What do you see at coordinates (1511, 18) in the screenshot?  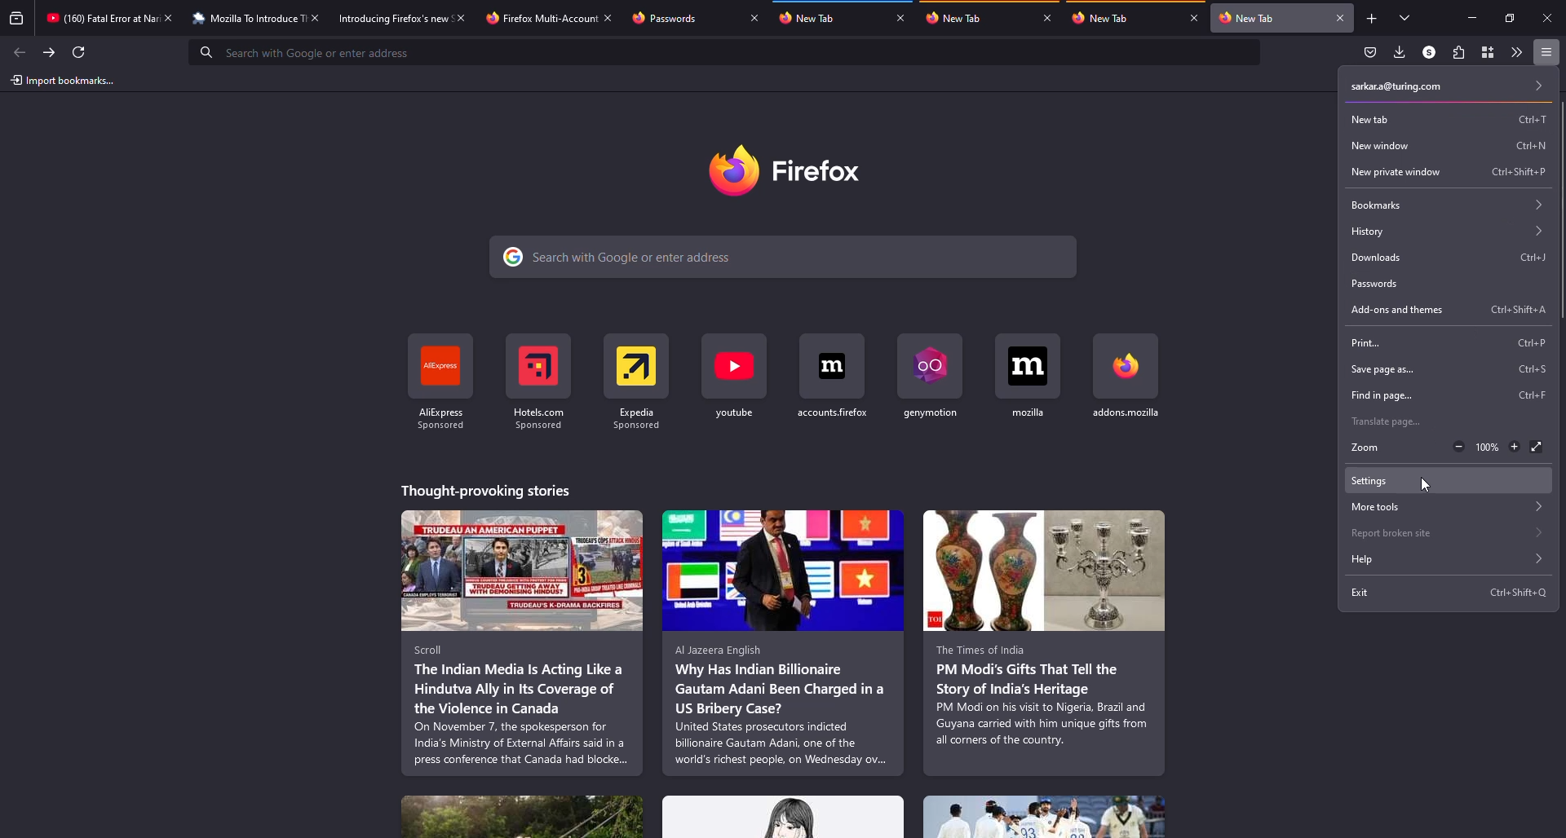 I see `maximize` at bounding box center [1511, 18].